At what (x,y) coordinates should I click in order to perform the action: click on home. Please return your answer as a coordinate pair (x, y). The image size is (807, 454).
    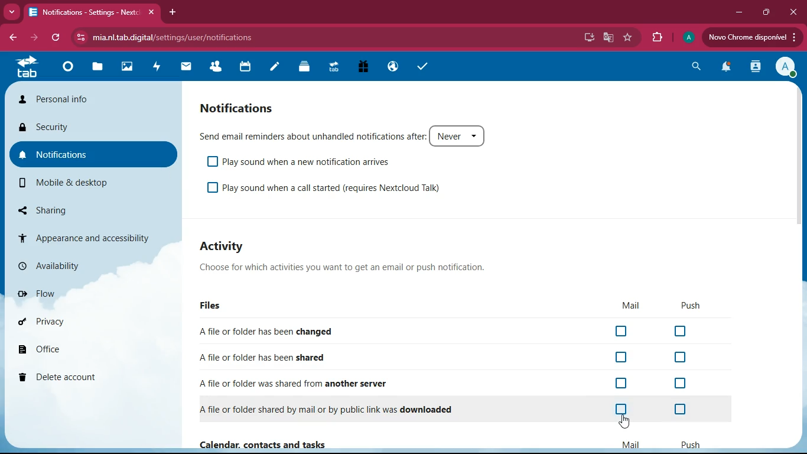
    Looking at the image, I should click on (64, 70).